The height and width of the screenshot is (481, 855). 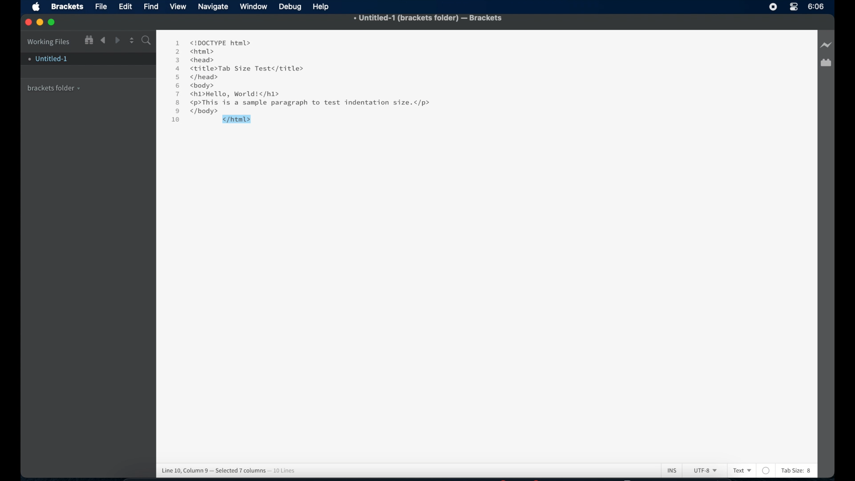 I want to click on Edit, so click(x=127, y=7).